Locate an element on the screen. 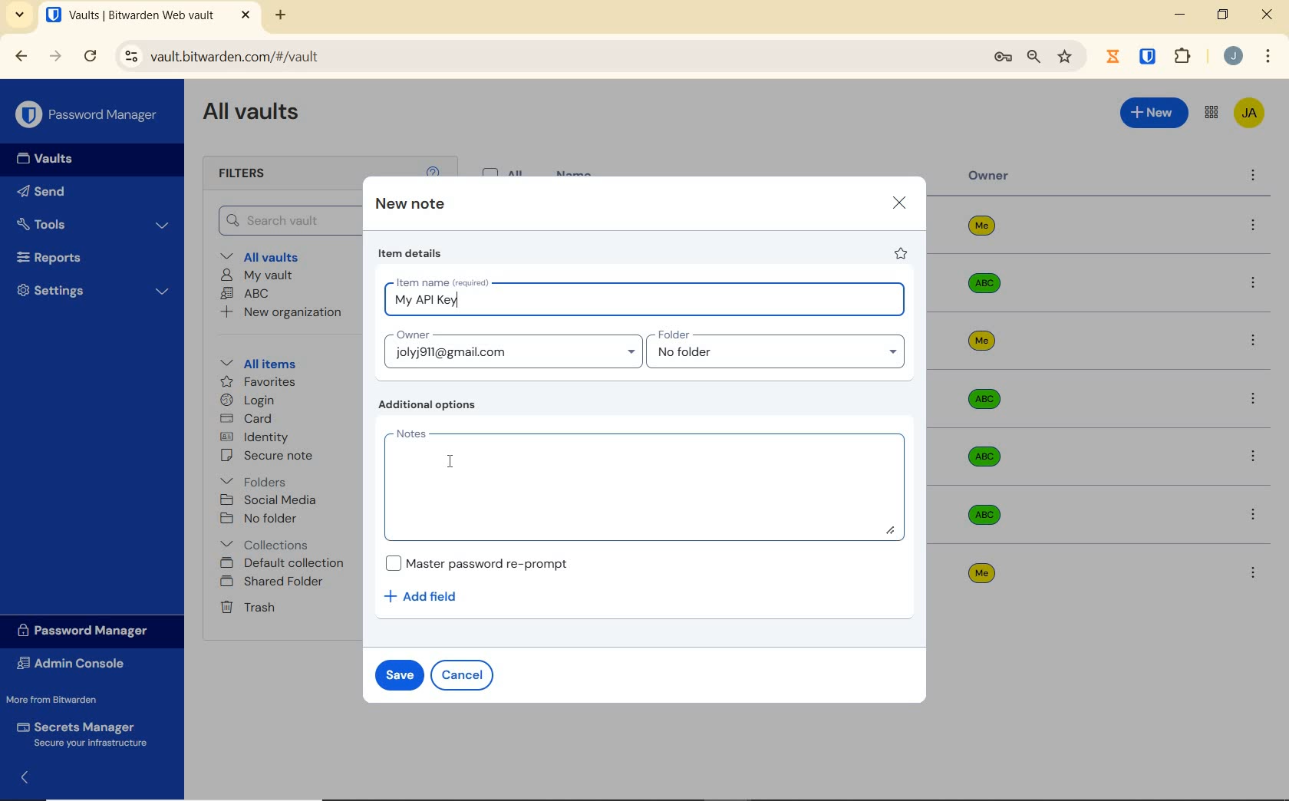  login is located at coordinates (251, 401).